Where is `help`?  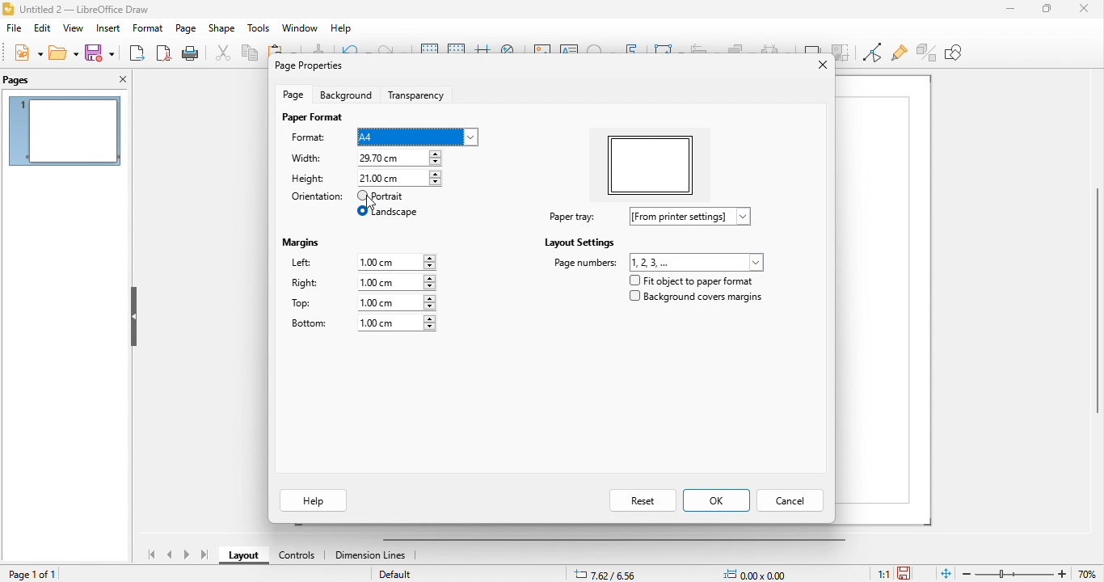 help is located at coordinates (343, 29).